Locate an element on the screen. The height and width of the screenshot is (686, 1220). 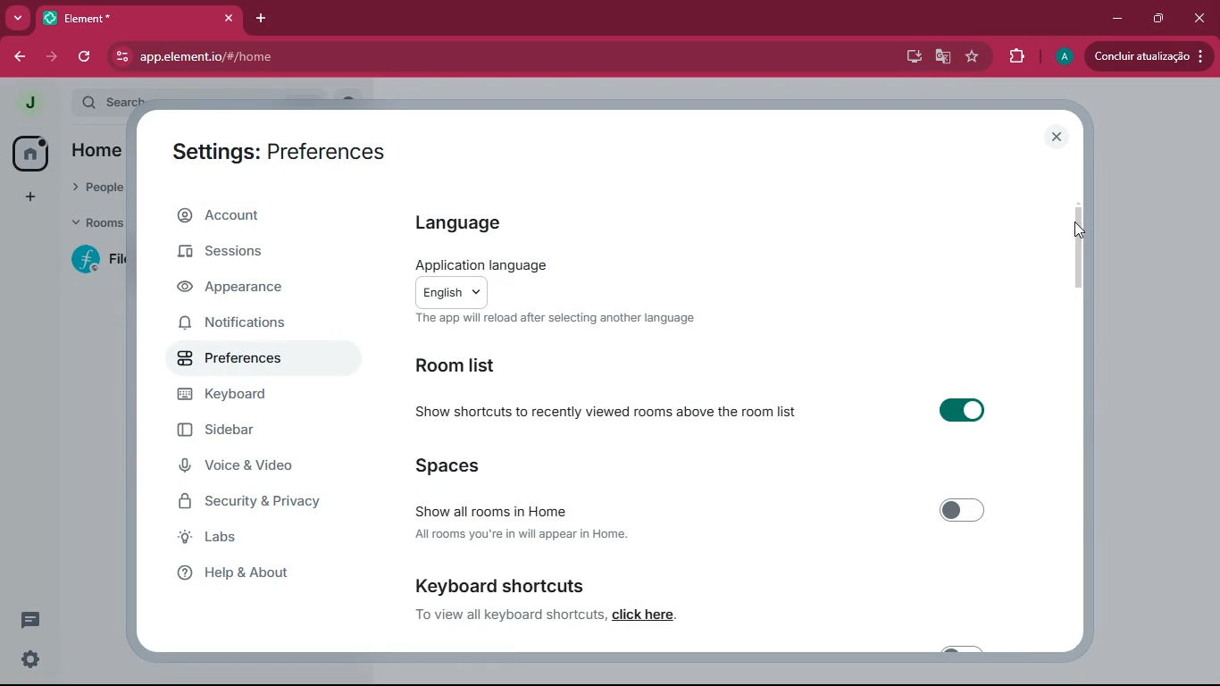
notifications is located at coordinates (252, 323).